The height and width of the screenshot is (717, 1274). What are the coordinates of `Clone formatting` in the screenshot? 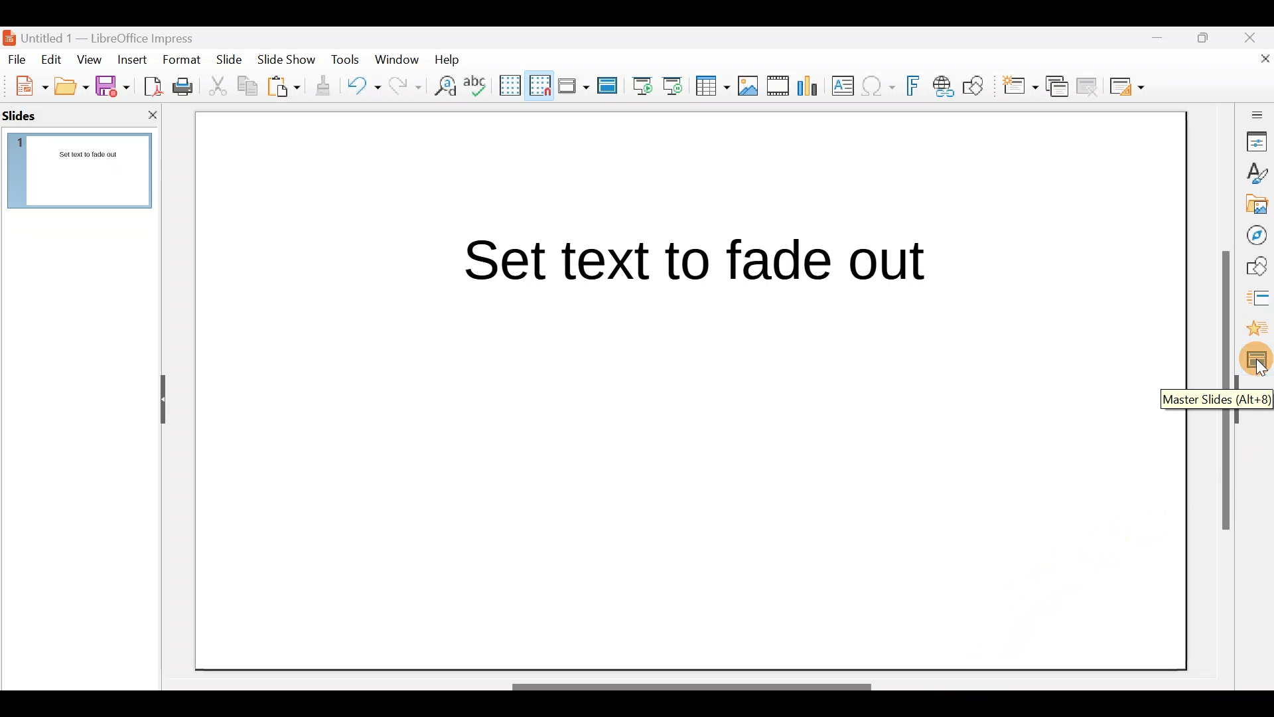 It's located at (325, 86).